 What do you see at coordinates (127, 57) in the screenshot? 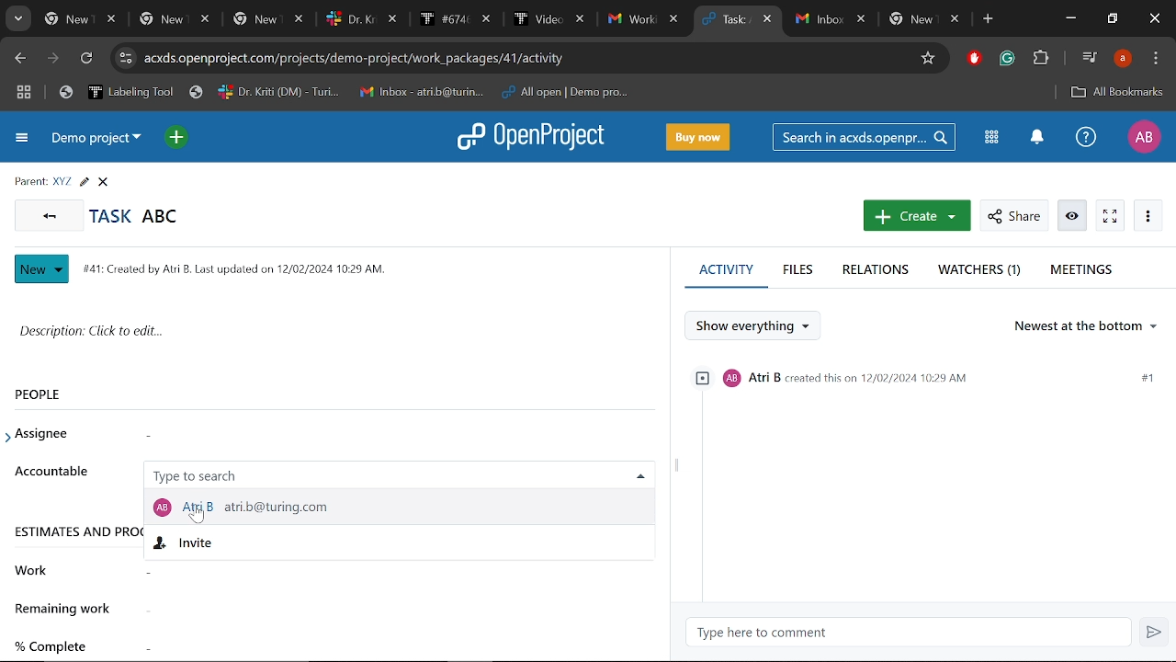
I see `cite info` at bounding box center [127, 57].